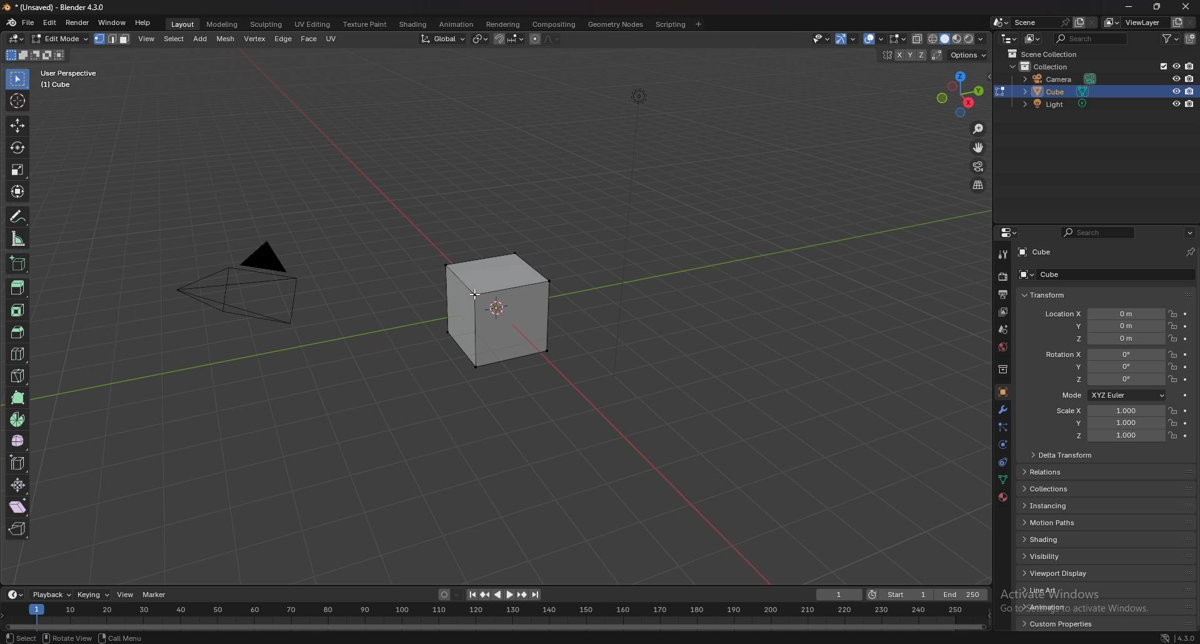 The height and width of the screenshot is (644, 1200). Describe the element at coordinates (1186, 411) in the screenshot. I see `animate property` at that location.